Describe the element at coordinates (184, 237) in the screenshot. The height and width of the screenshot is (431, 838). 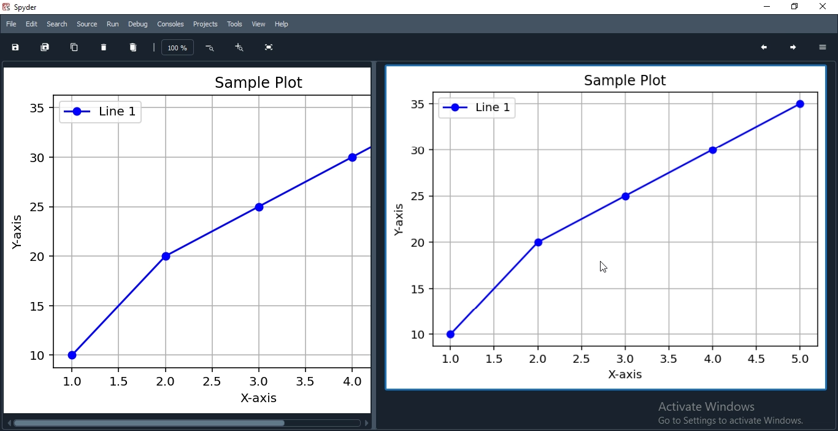
I see `` at that location.